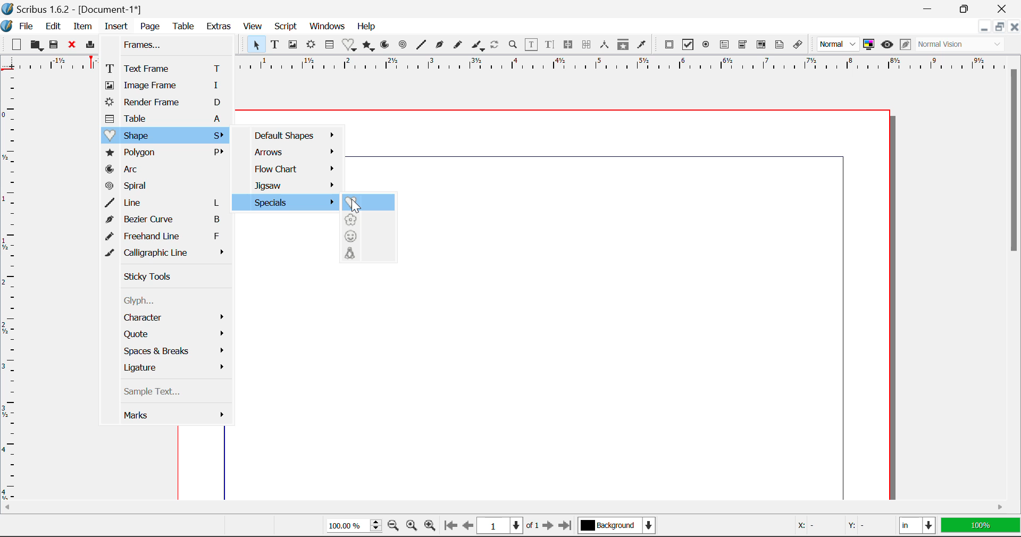  I want to click on Insert Special Shapes, so click(350, 46).